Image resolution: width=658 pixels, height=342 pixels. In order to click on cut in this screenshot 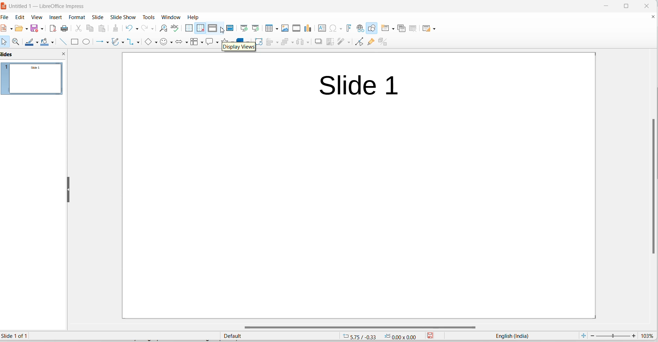, I will do `click(78, 28)`.